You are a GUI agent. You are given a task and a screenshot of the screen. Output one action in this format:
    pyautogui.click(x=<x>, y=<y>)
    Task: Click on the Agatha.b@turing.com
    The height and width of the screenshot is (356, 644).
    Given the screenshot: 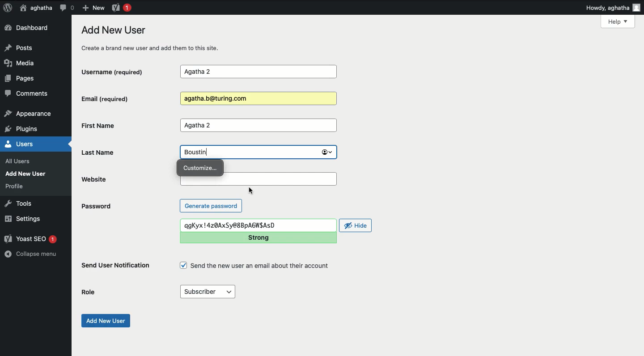 What is the action you would take?
    pyautogui.click(x=257, y=99)
    